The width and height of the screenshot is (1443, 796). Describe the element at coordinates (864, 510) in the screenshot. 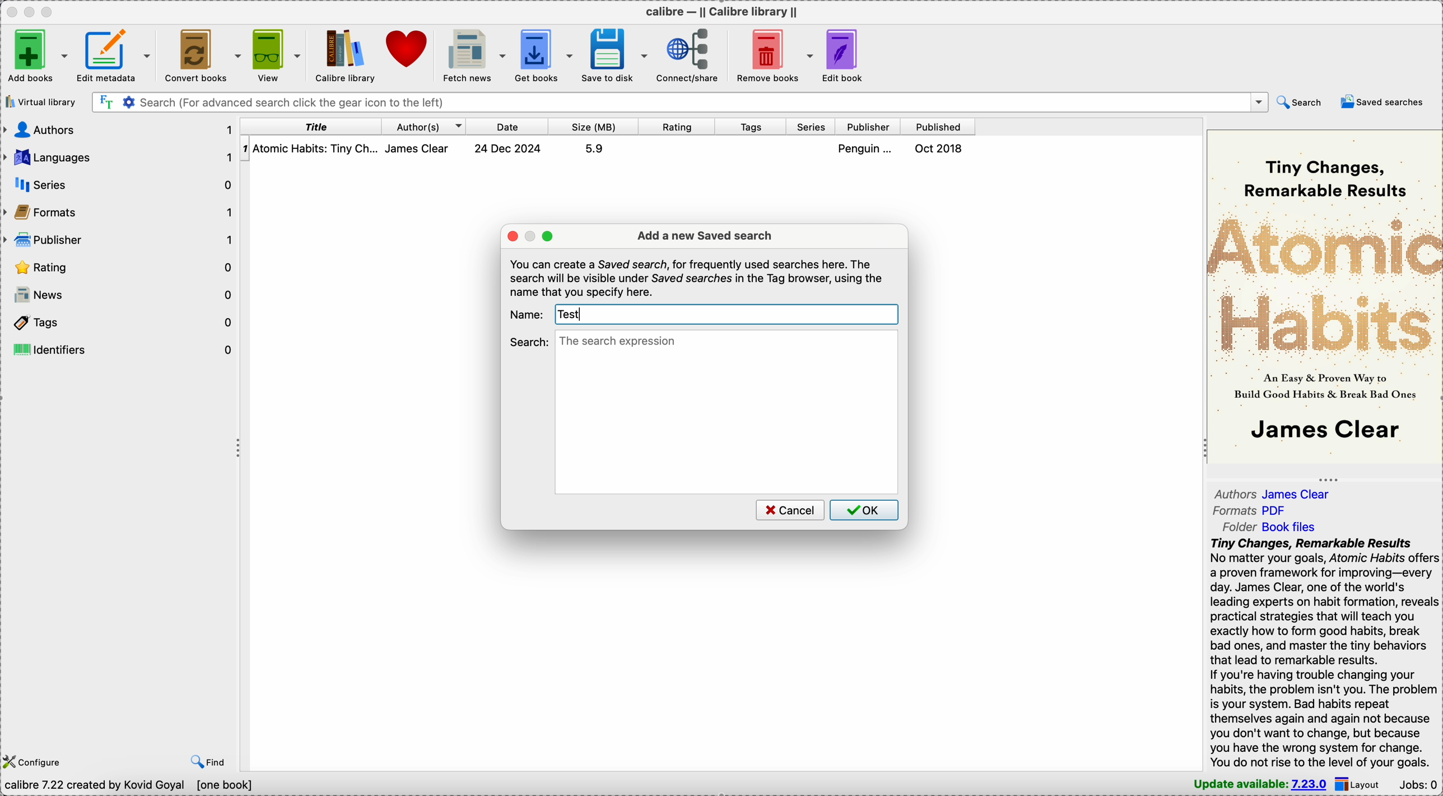

I see `OK` at that location.